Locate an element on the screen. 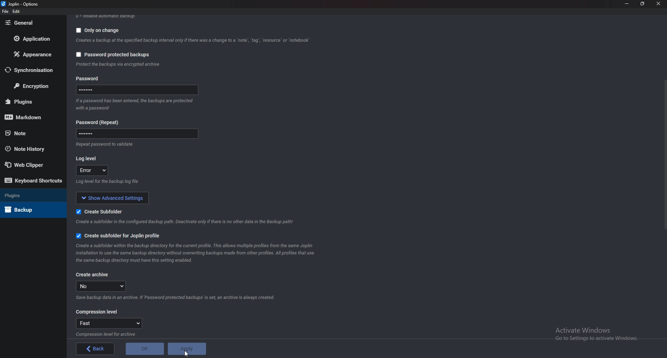 The image size is (667, 358). Compression level is located at coordinates (96, 312).